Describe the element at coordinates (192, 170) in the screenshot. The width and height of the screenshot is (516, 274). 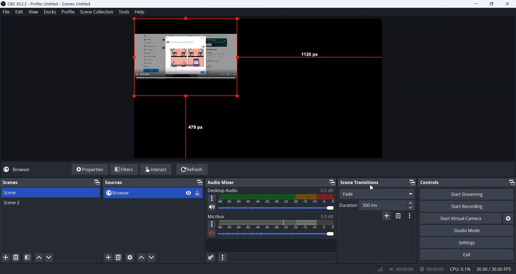
I see `Refresh` at that location.